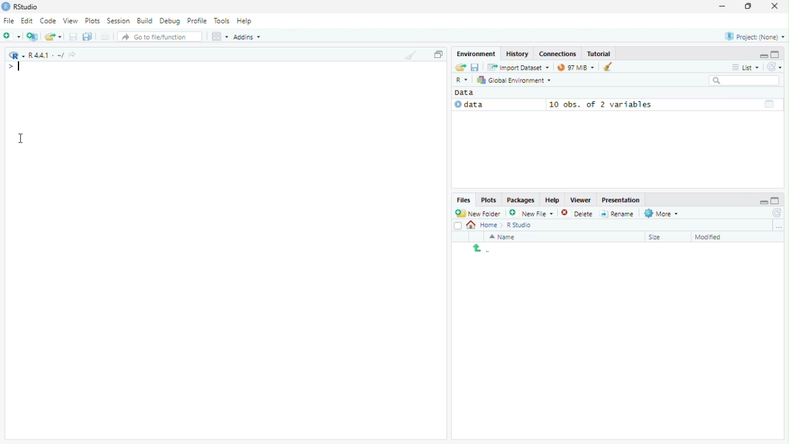 The height and width of the screenshot is (444, 789). Describe the element at coordinates (33, 36) in the screenshot. I see `create a project` at that location.